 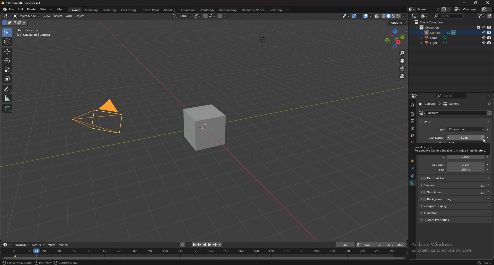 I want to click on hide in viewport, so click(x=483, y=33).